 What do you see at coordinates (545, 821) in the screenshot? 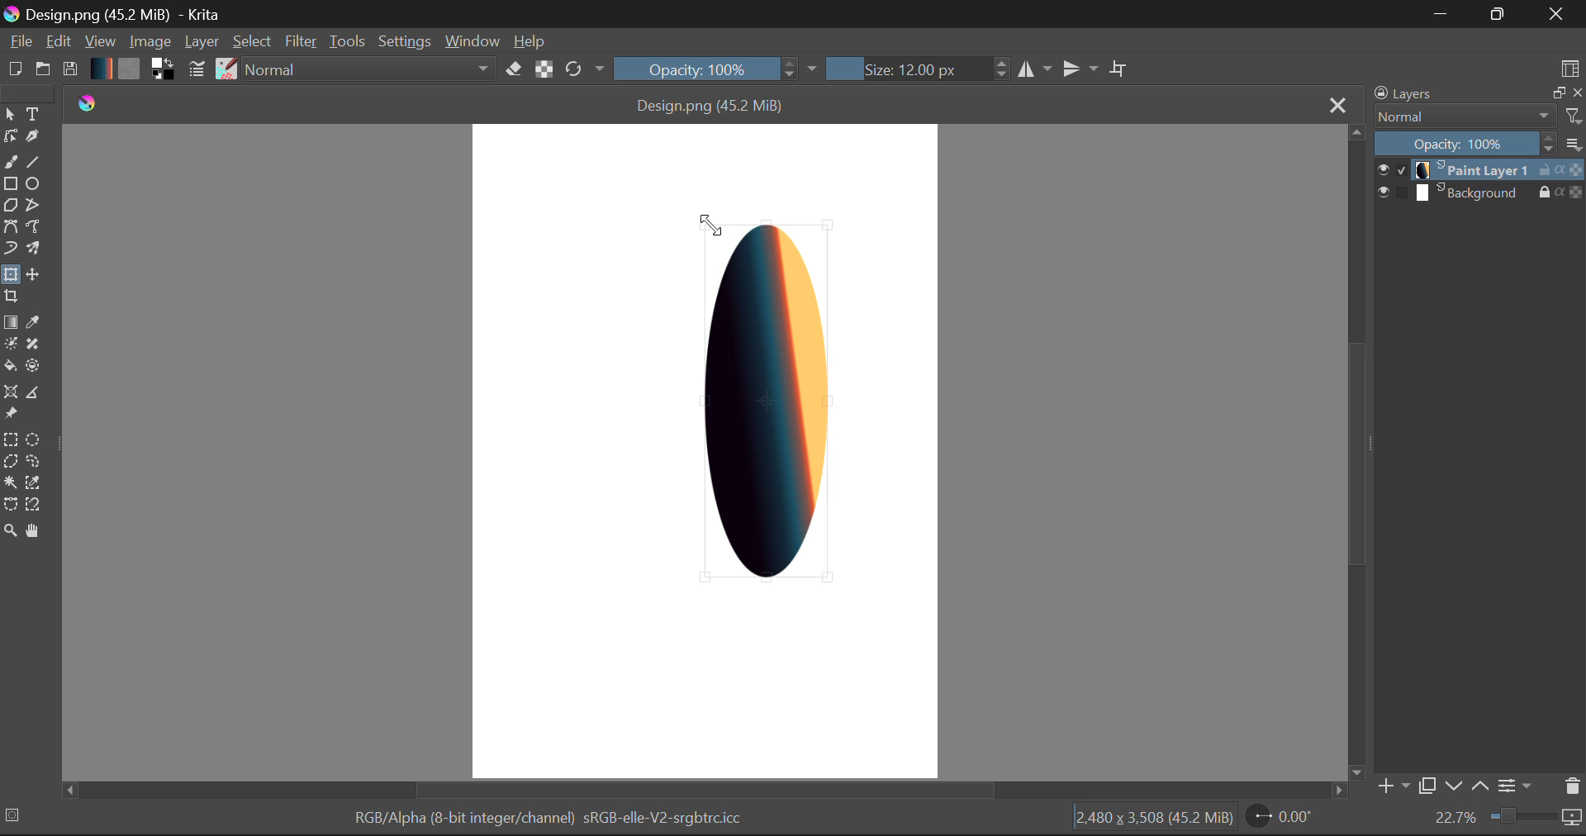
I see `RGB/Alpha(8-bit integer/channel) sRGB-elle-V2-srgbttrc.icc` at bounding box center [545, 821].